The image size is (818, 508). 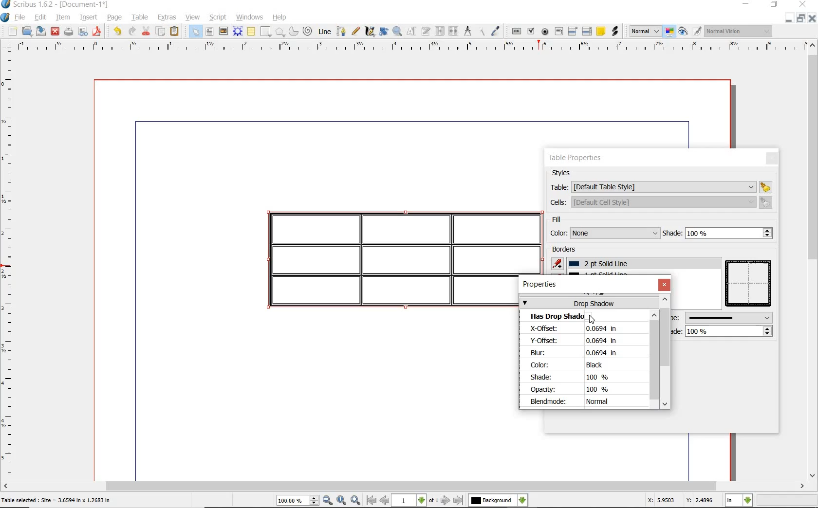 I want to click on script, so click(x=219, y=18).